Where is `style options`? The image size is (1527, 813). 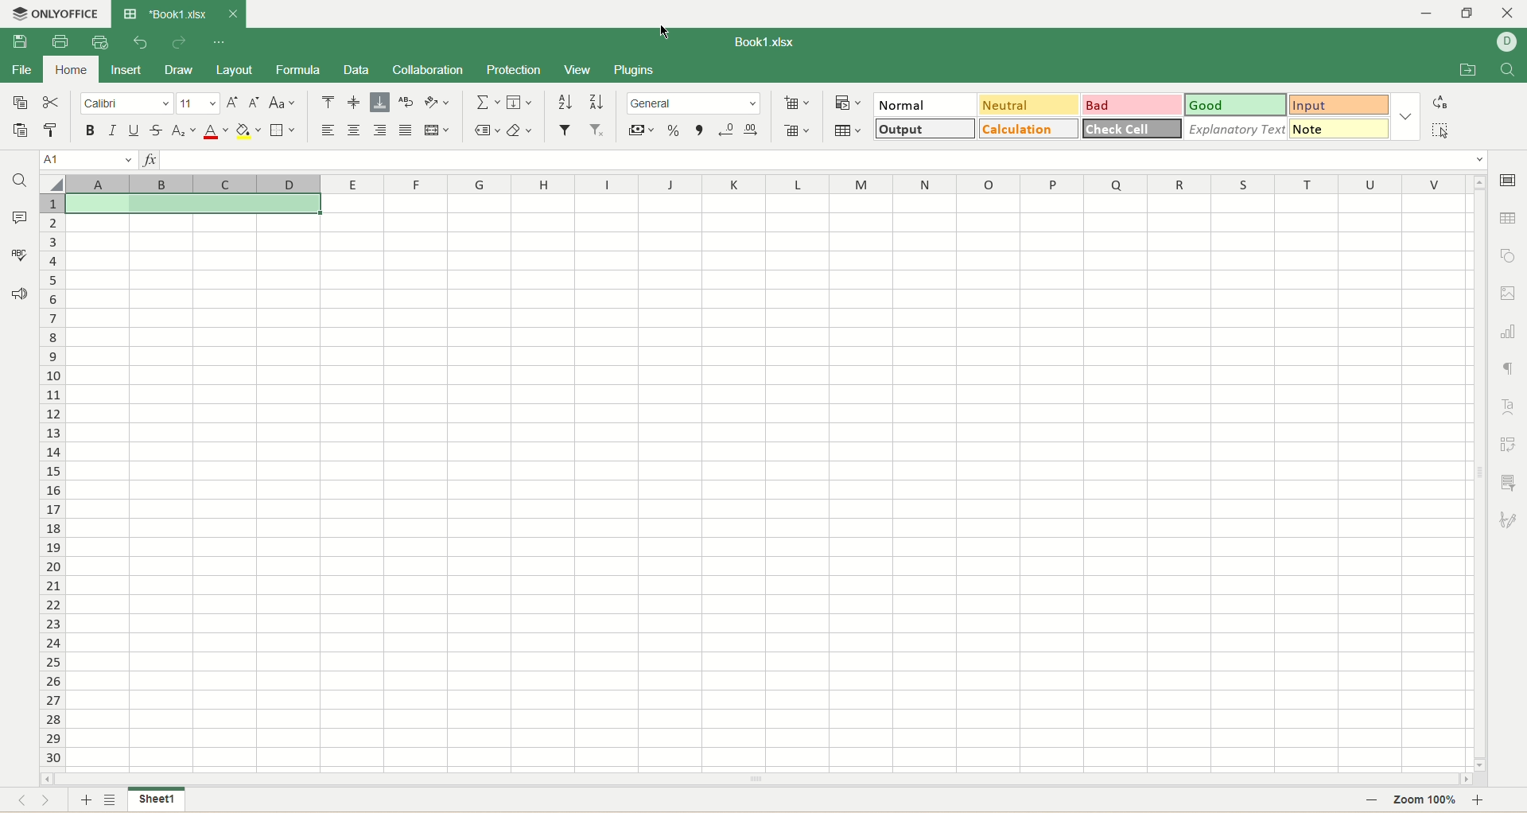
style options is located at coordinates (1404, 115).